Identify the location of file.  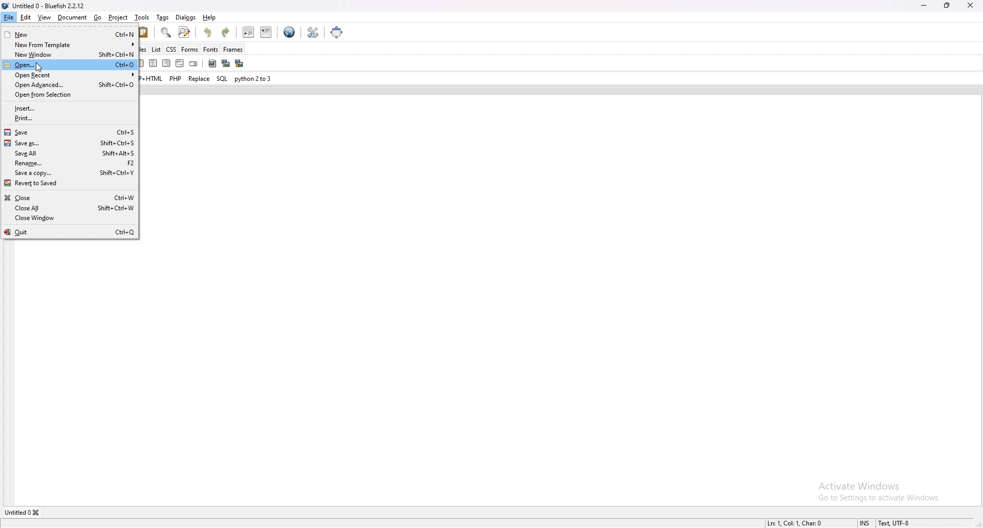
(9, 17).